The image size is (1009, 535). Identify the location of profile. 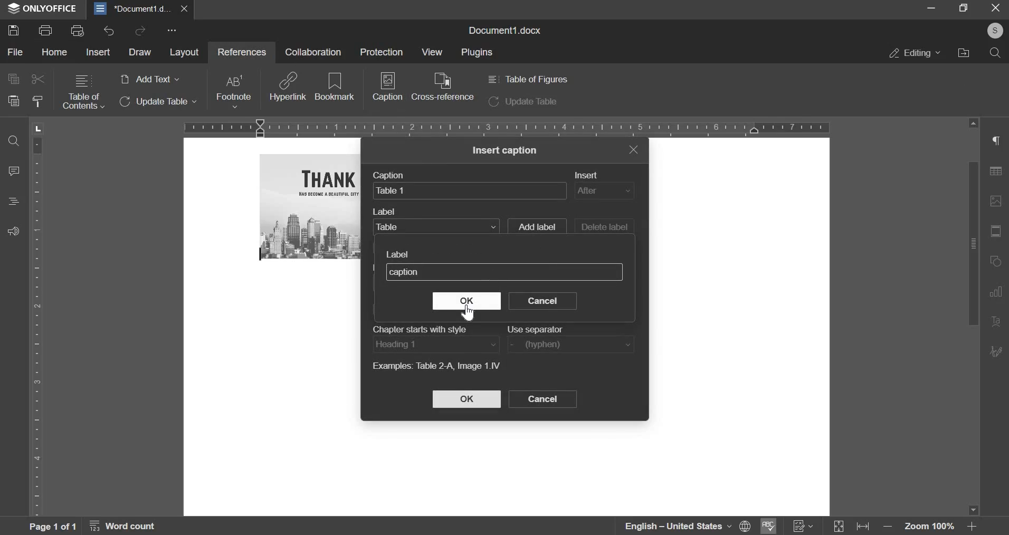
(994, 31).